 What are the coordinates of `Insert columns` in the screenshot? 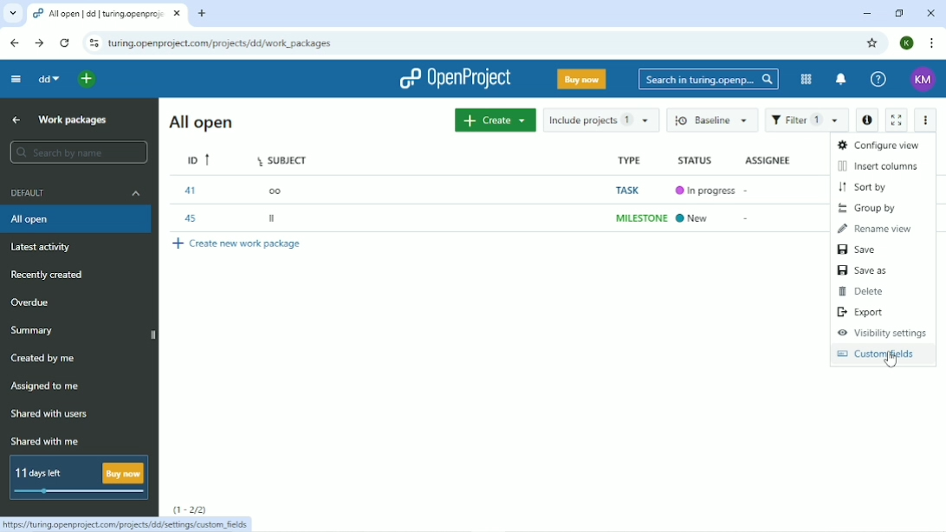 It's located at (881, 165).